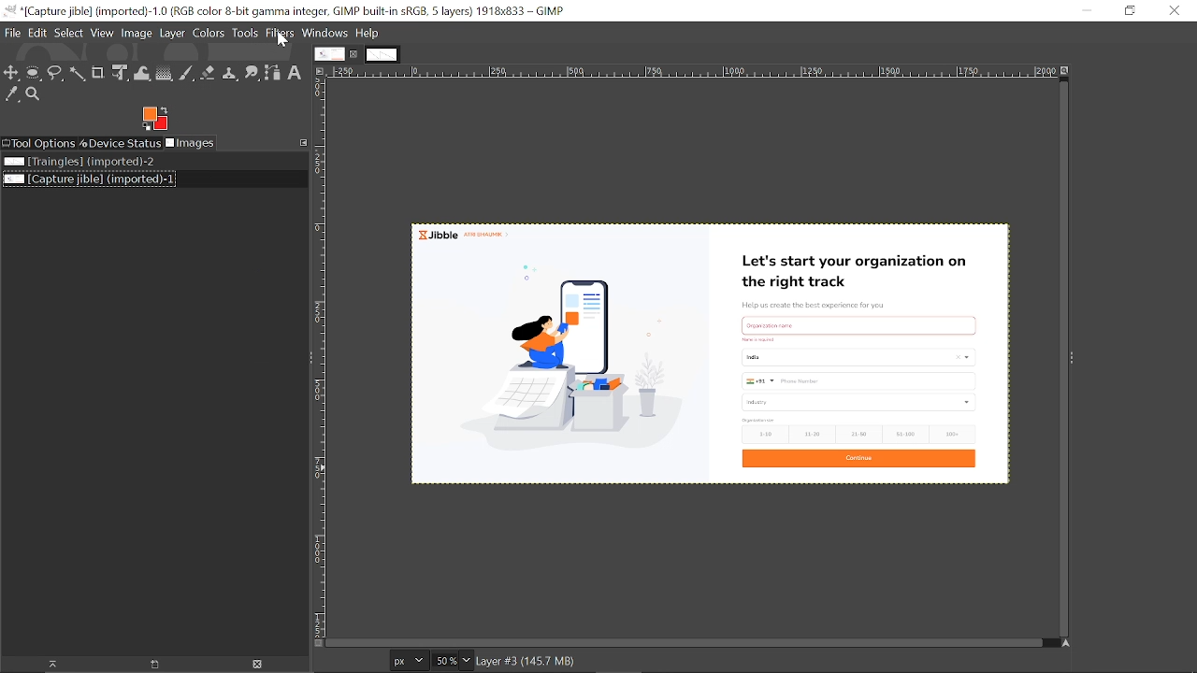  Describe the element at coordinates (1065, 70) in the screenshot. I see `Zoon image when window size changes` at that location.